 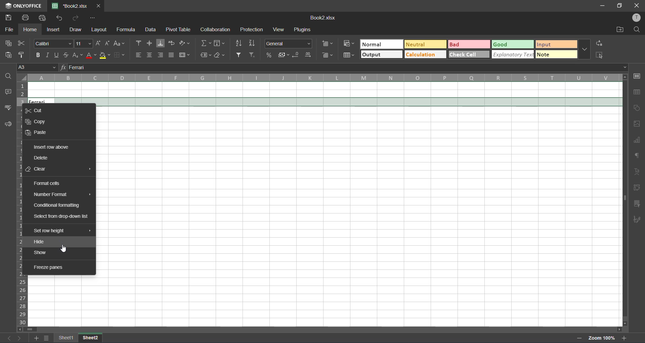 I want to click on decrement size, so click(x=109, y=43).